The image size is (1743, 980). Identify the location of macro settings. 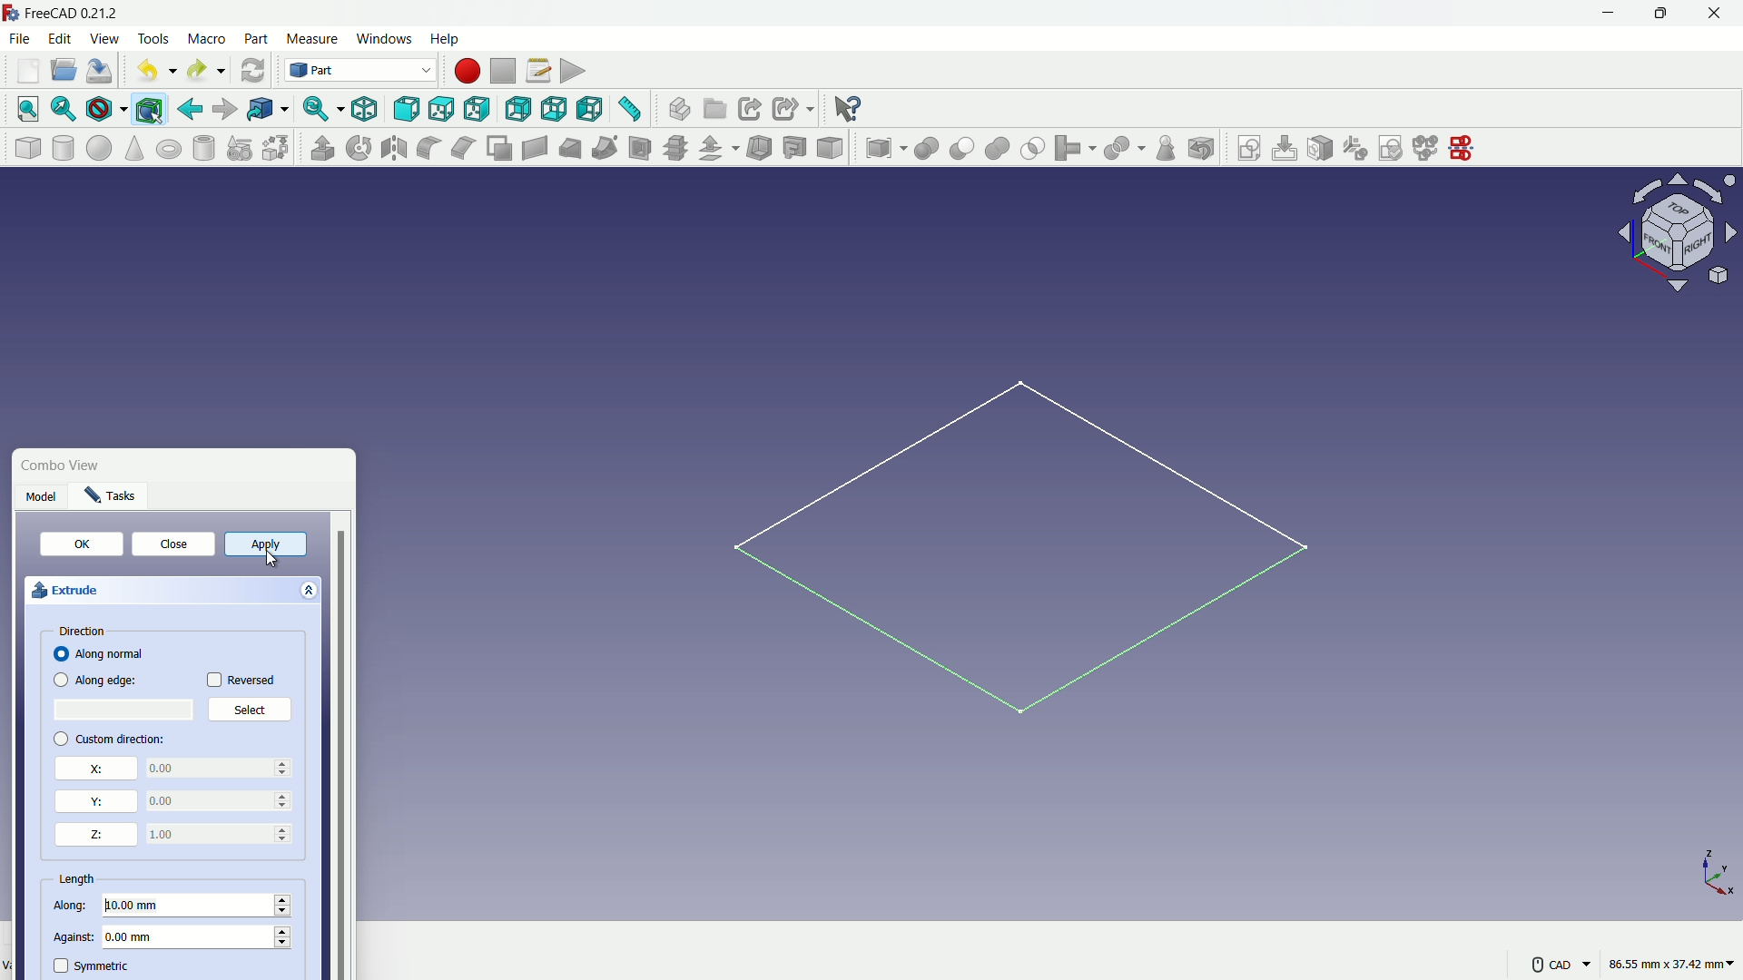
(538, 71).